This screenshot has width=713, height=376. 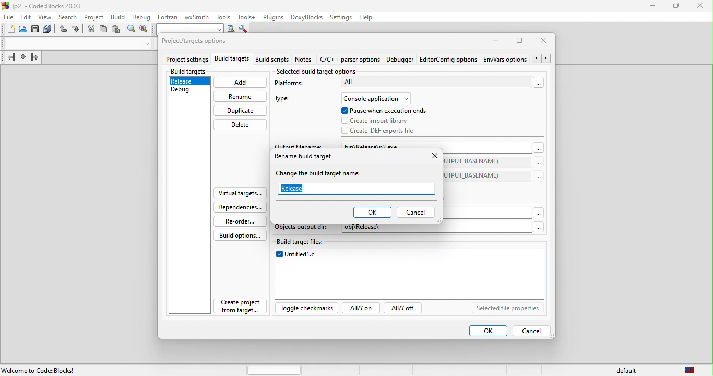 What do you see at coordinates (243, 30) in the screenshot?
I see `show options window` at bounding box center [243, 30].